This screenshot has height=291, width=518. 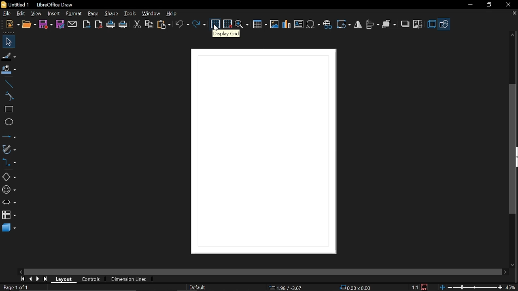 What do you see at coordinates (8, 110) in the screenshot?
I see `rectangle` at bounding box center [8, 110].